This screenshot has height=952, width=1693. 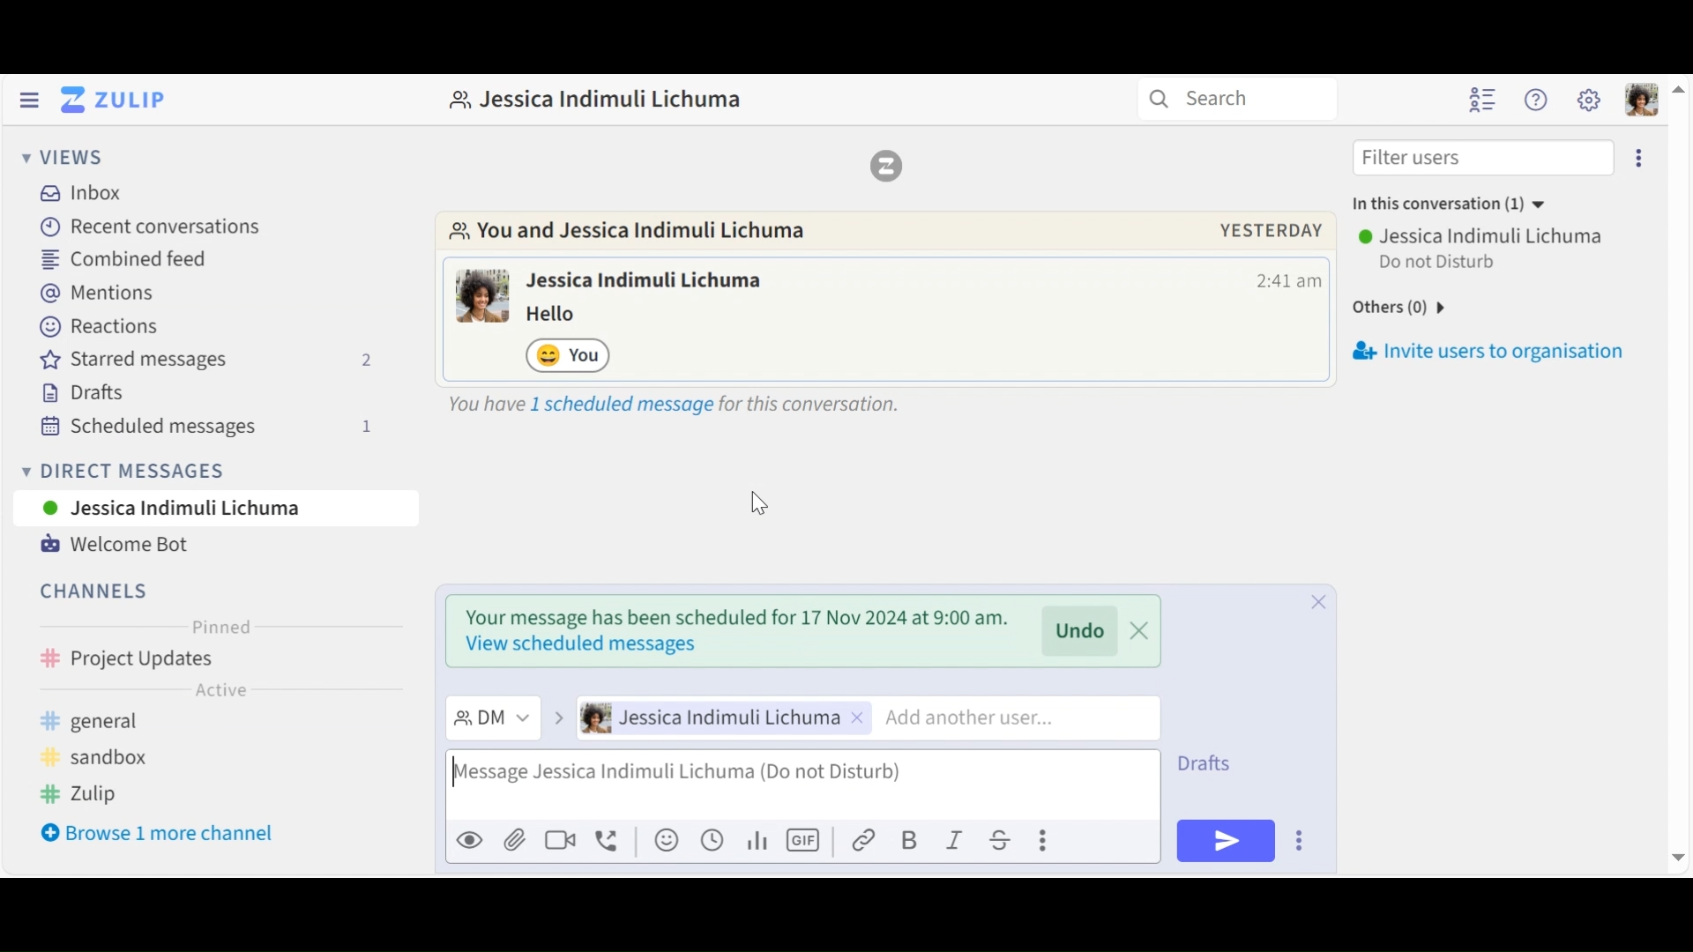 What do you see at coordinates (1485, 100) in the screenshot?
I see `Hide user list` at bounding box center [1485, 100].